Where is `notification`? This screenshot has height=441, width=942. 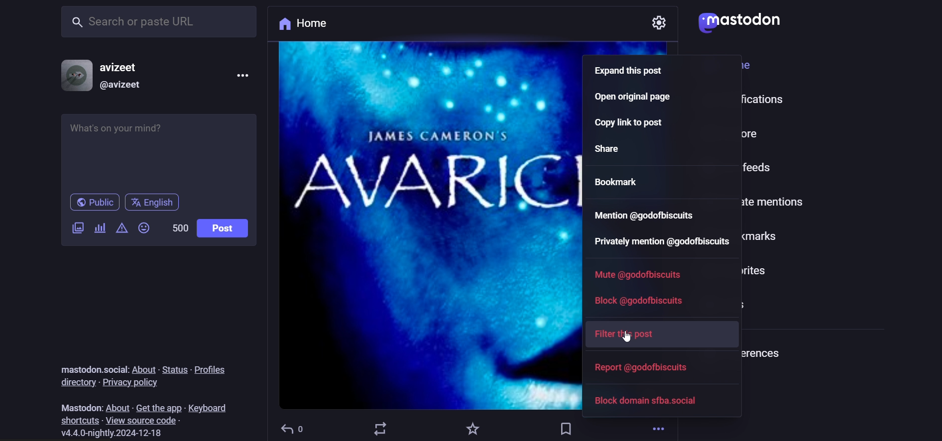
notification is located at coordinates (736, 98).